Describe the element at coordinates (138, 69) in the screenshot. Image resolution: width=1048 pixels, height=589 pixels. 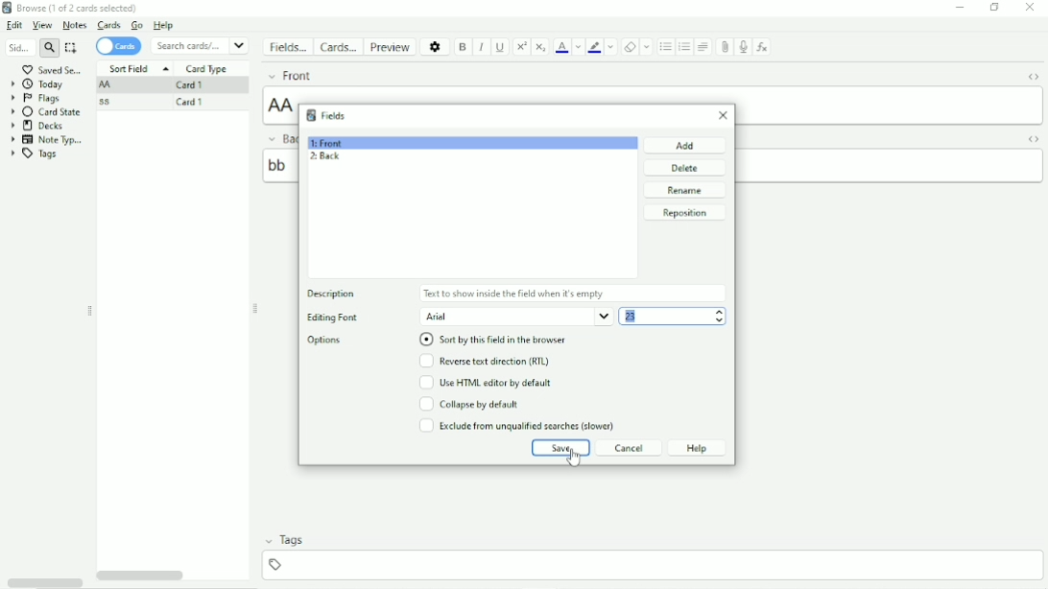
I see `Sort Field` at that location.